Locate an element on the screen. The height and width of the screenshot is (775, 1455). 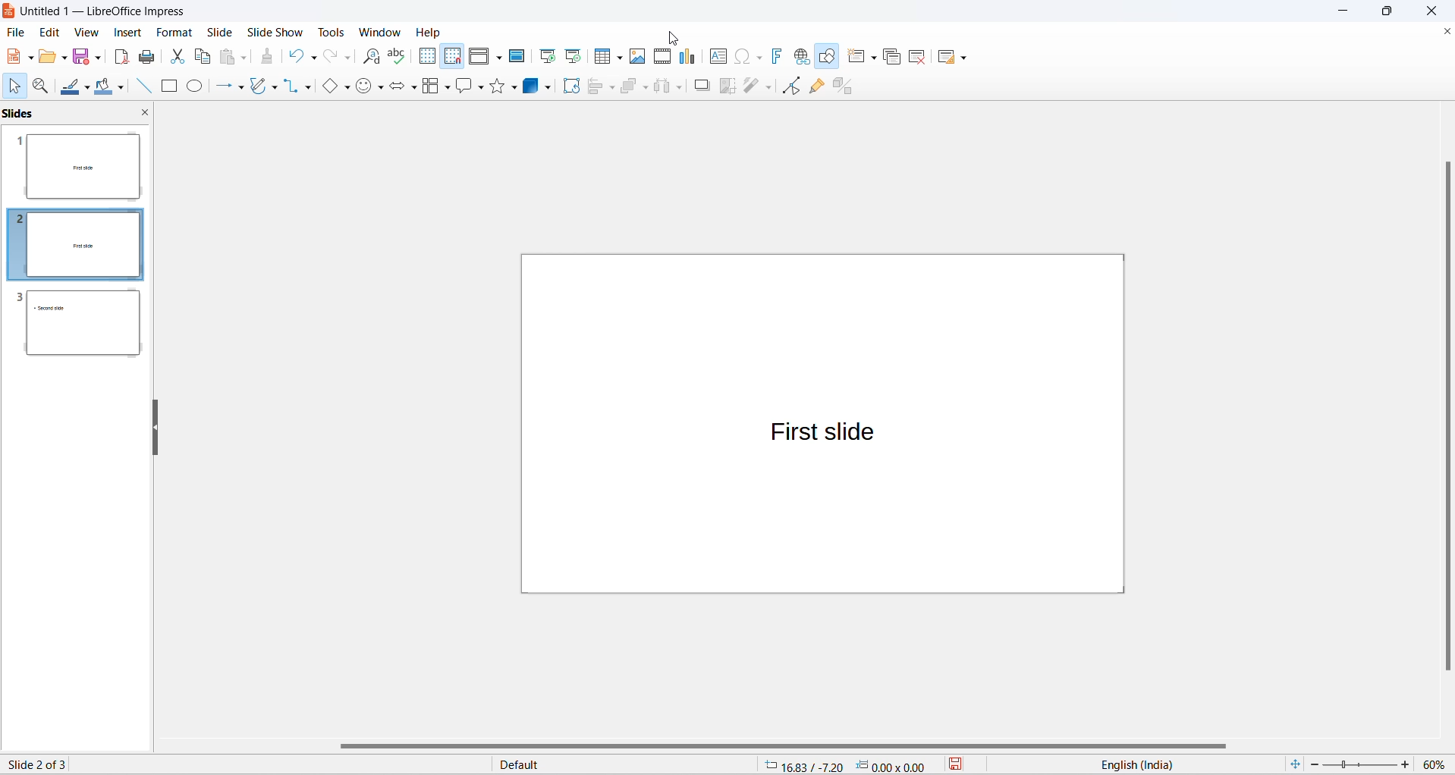
insert hyperlinks is located at coordinates (800, 56).